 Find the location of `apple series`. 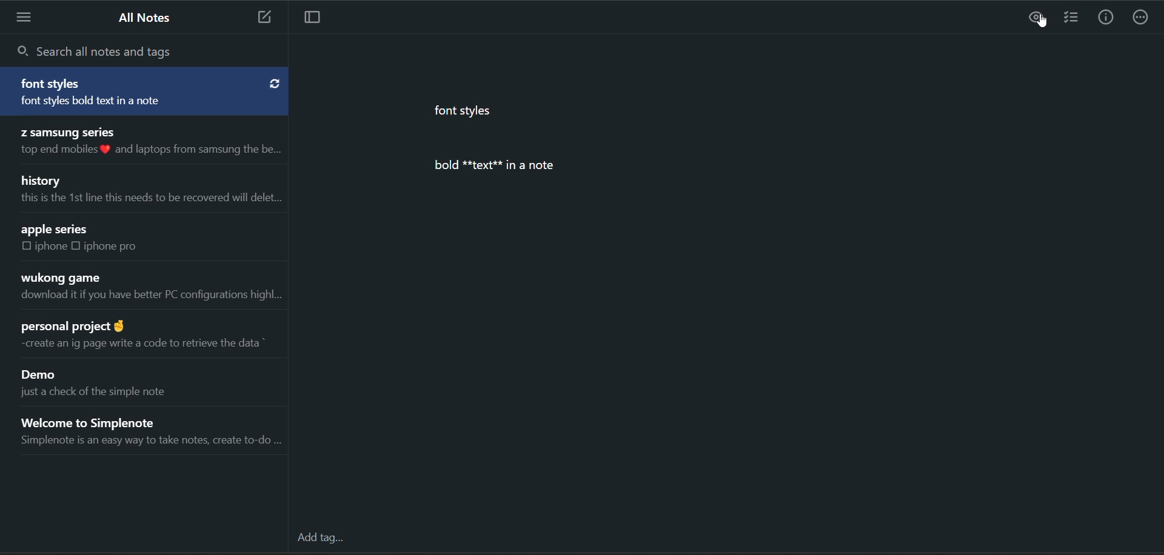

apple series is located at coordinates (56, 230).